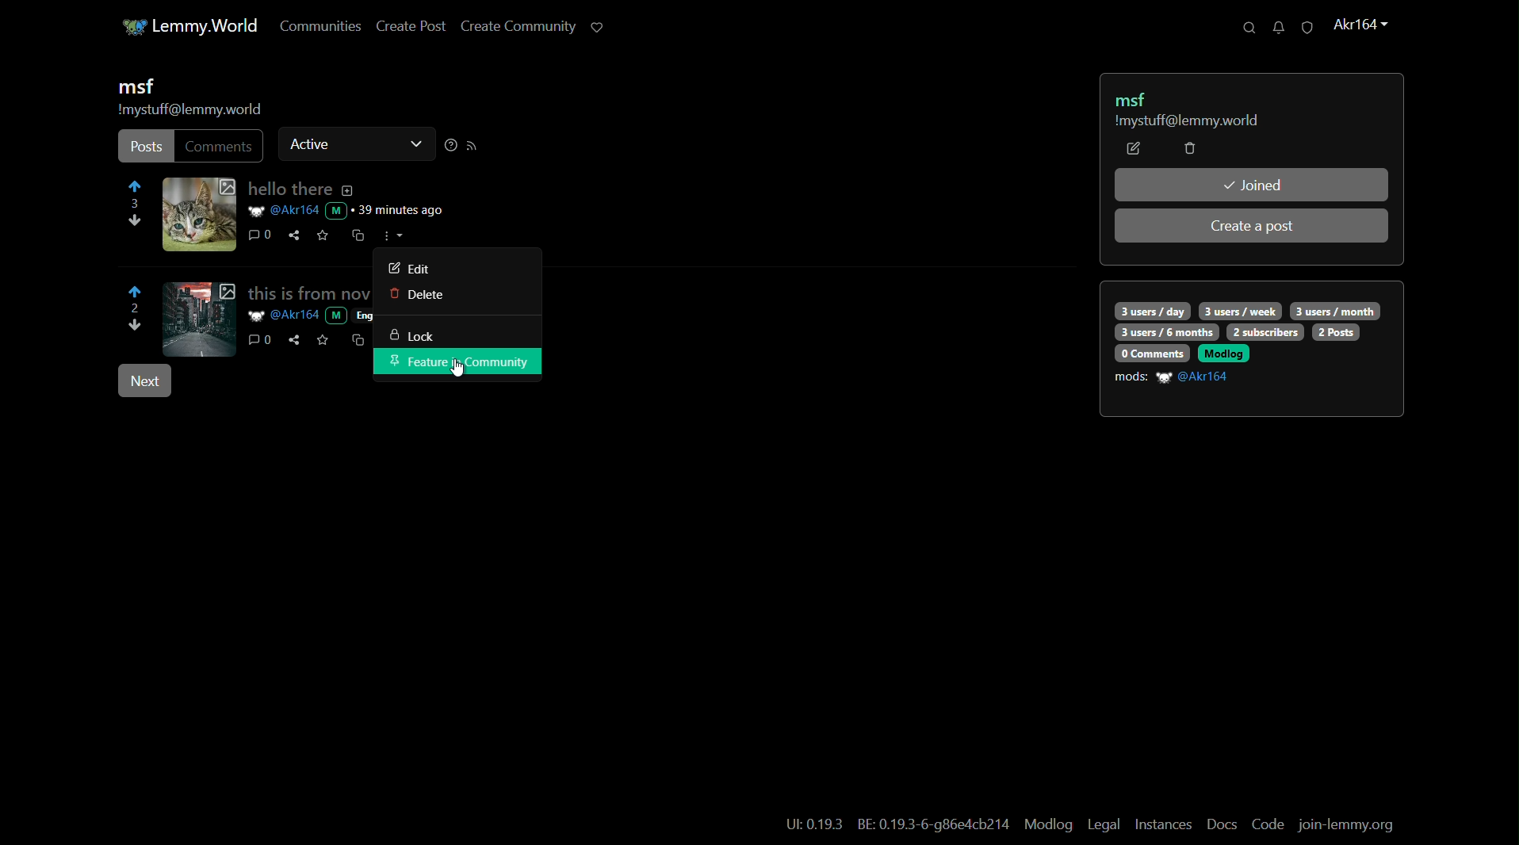 The image size is (1519, 845). I want to click on docs, so click(1222, 824).